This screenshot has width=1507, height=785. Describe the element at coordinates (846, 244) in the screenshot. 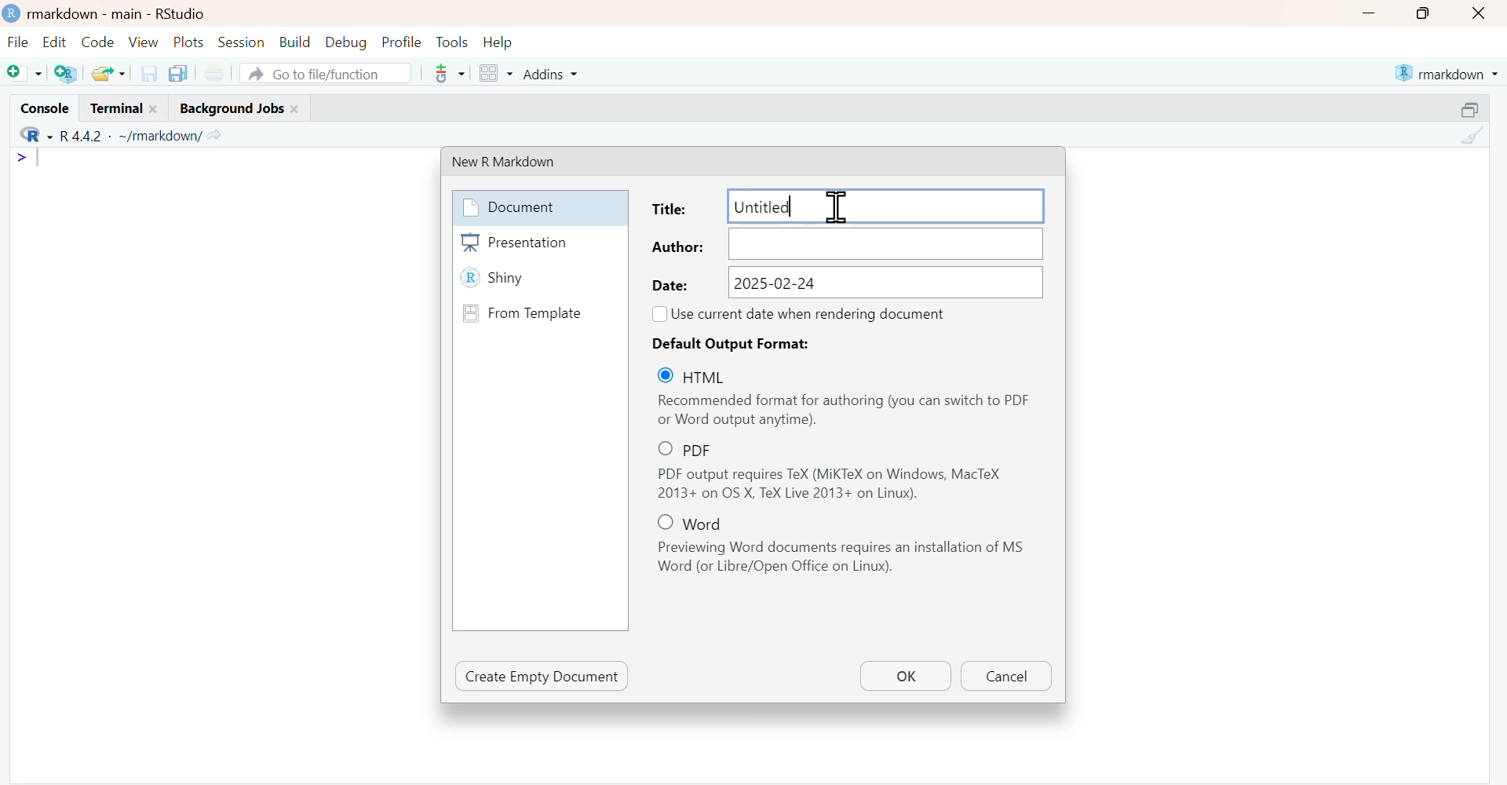

I see `Author` at that location.